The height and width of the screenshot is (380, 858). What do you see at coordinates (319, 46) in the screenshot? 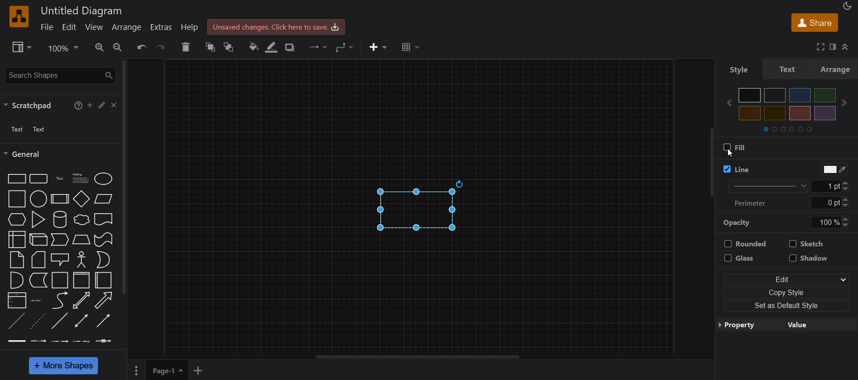
I see `connection` at bounding box center [319, 46].